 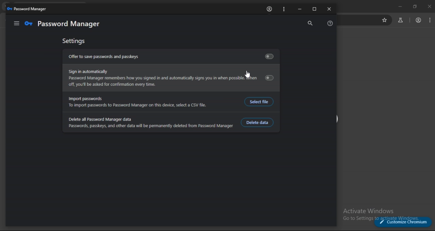 What do you see at coordinates (300, 10) in the screenshot?
I see `minimize` at bounding box center [300, 10].